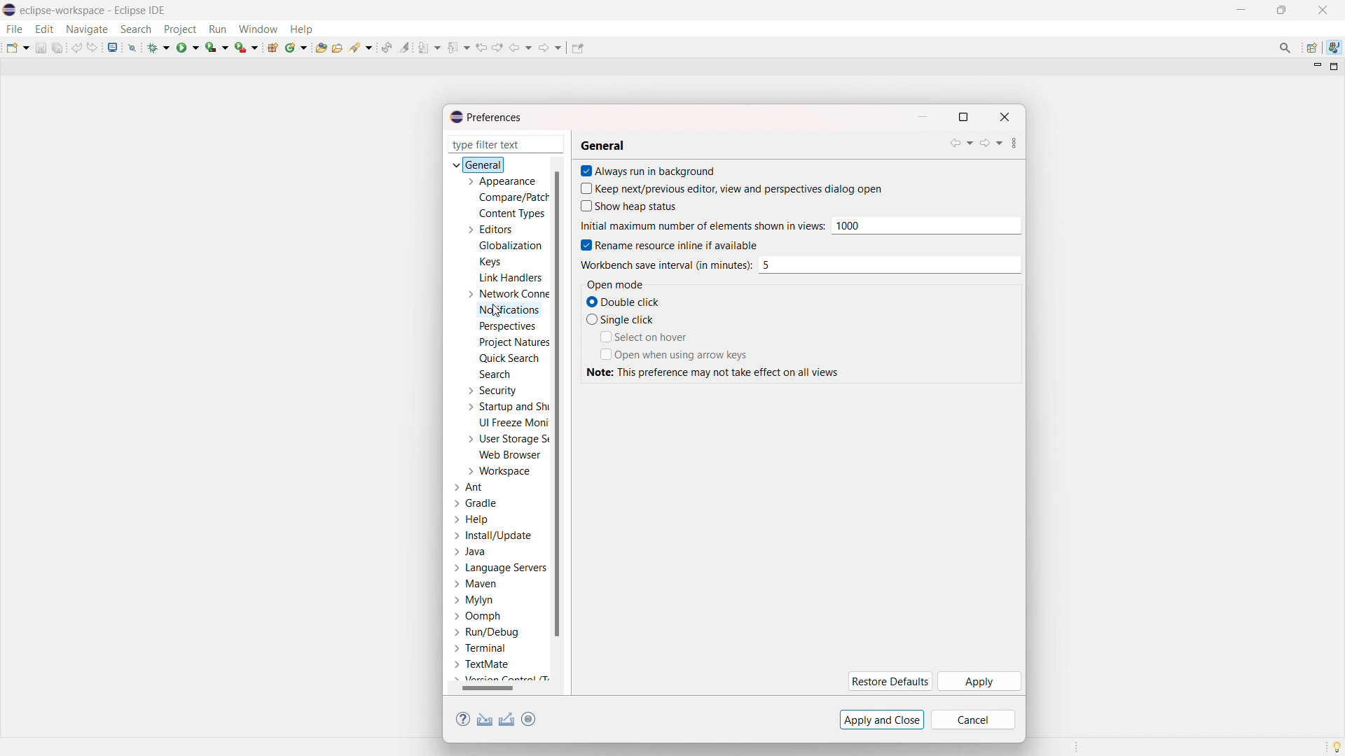 This screenshot has height=756, width=1345. Describe the element at coordinates (86, 29) in the screenshot. I see `navigate` at that location.